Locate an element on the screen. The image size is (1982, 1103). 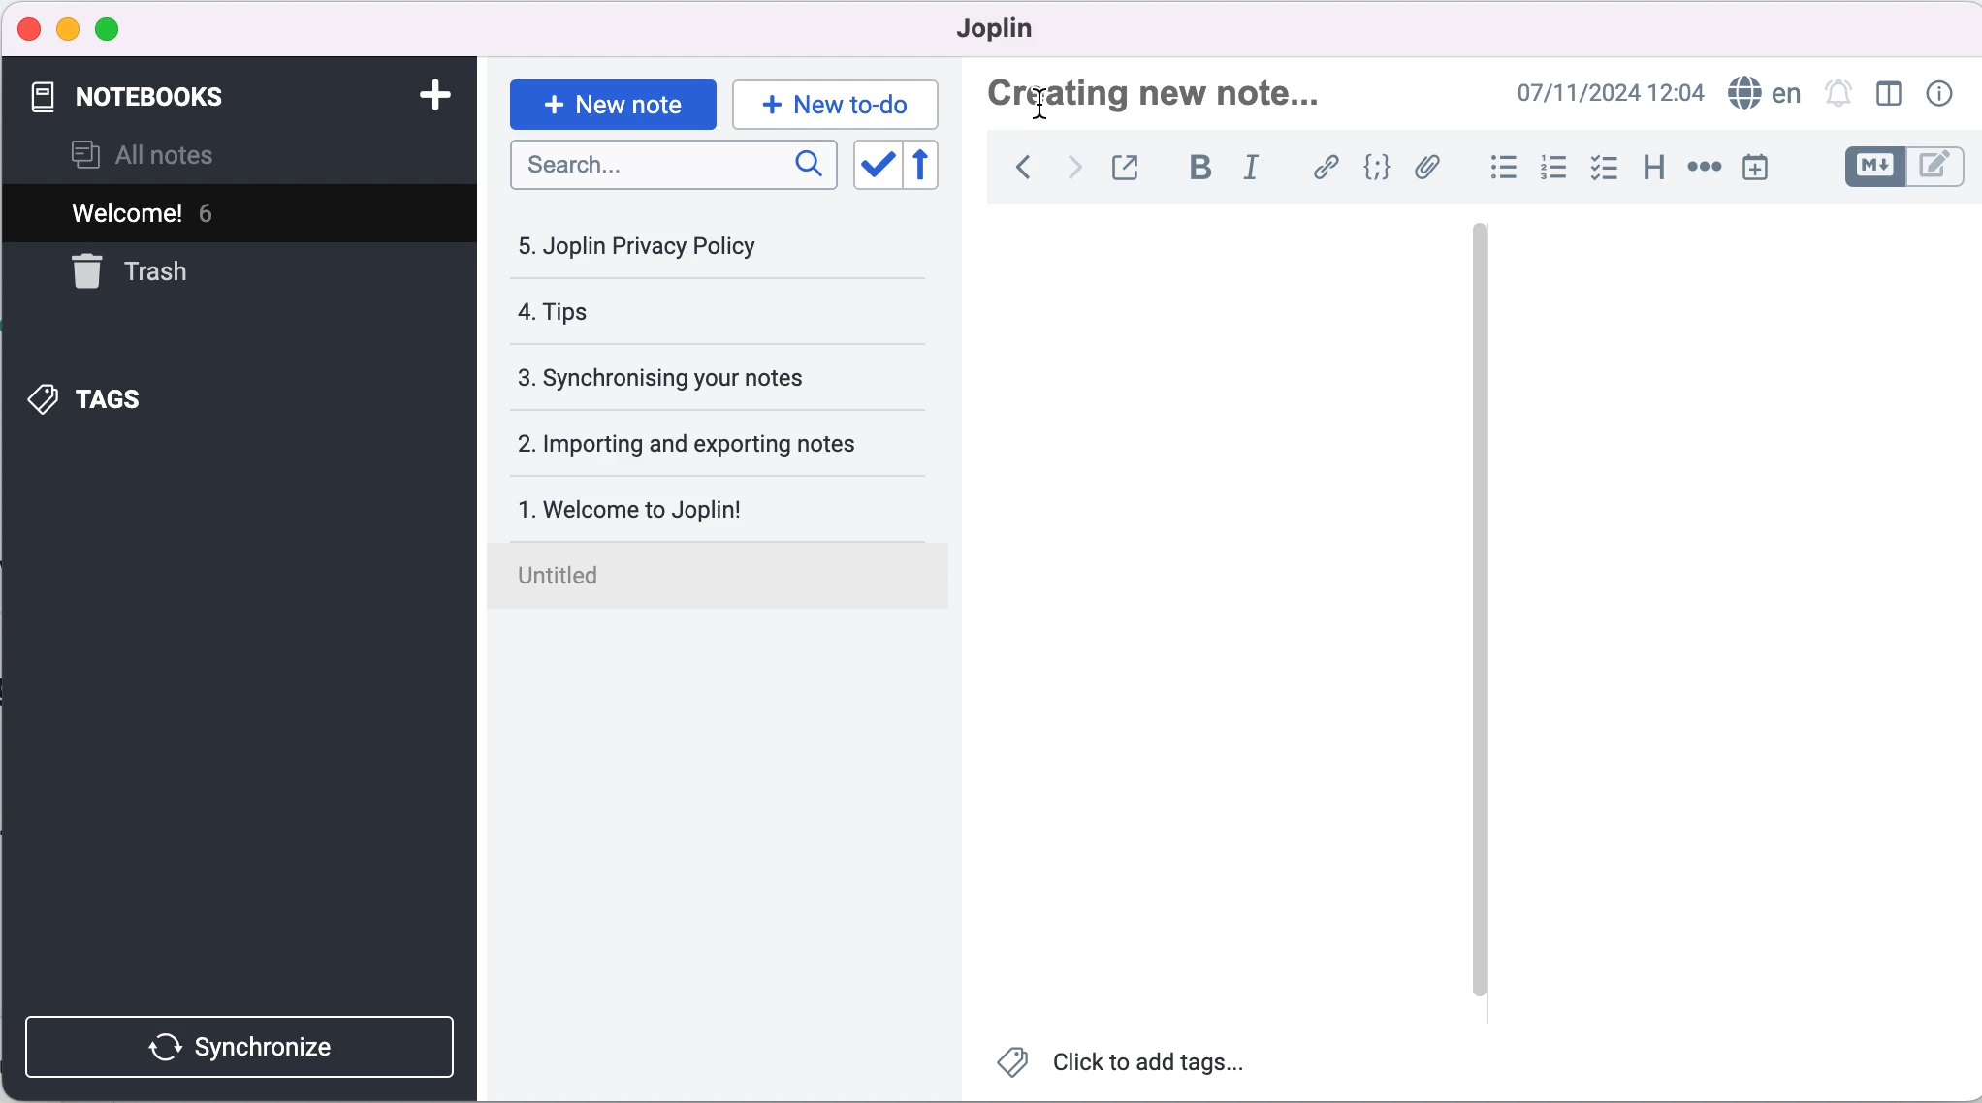
heading is located at coordinates (1655, 173).